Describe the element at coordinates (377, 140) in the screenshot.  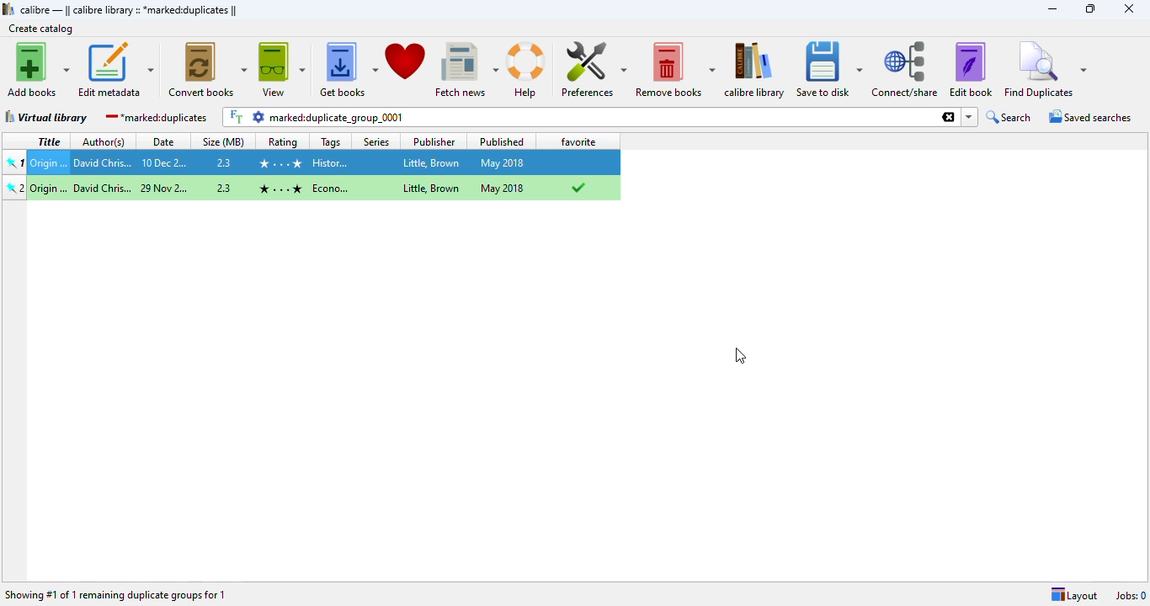
I see `series` at that location.